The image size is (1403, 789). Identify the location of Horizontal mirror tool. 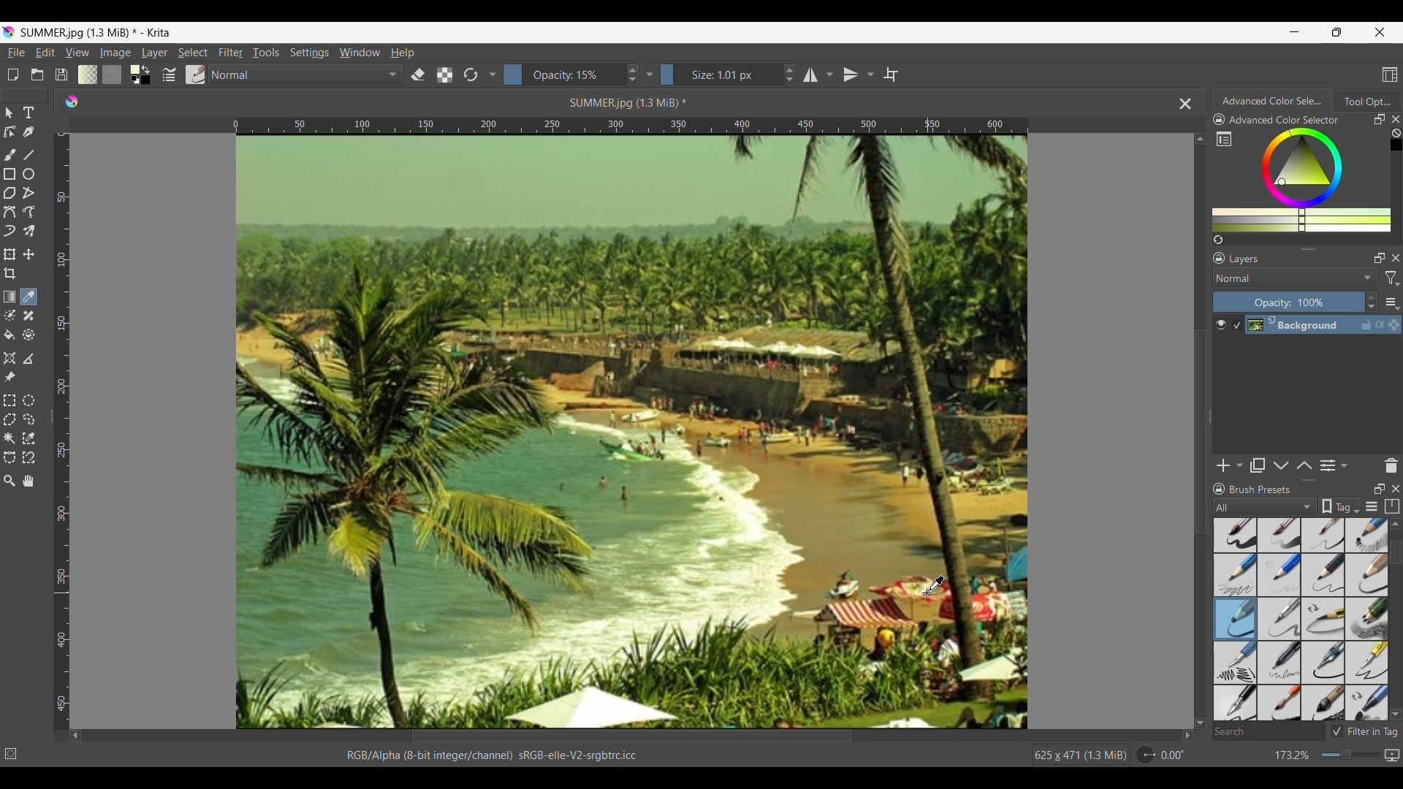
(808, 75).